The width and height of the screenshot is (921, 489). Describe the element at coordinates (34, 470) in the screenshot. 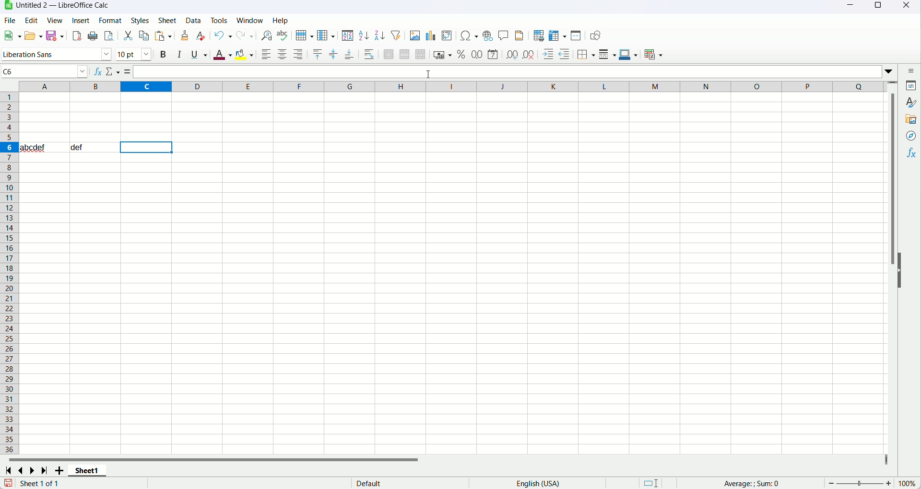

I see `scroll to next sheet` at that location.